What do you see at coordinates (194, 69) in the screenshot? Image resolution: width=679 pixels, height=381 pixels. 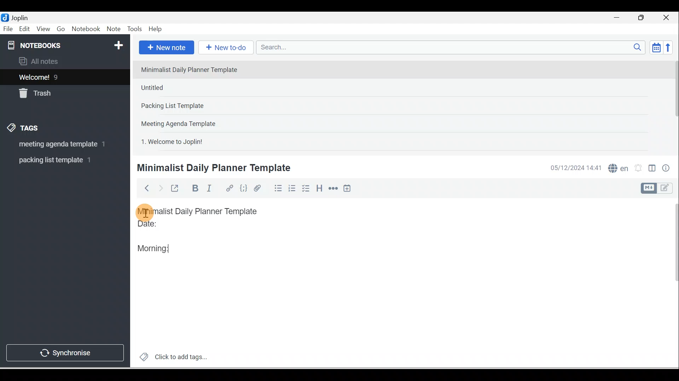 I see `Note 1` at bounding box center [194, 69].